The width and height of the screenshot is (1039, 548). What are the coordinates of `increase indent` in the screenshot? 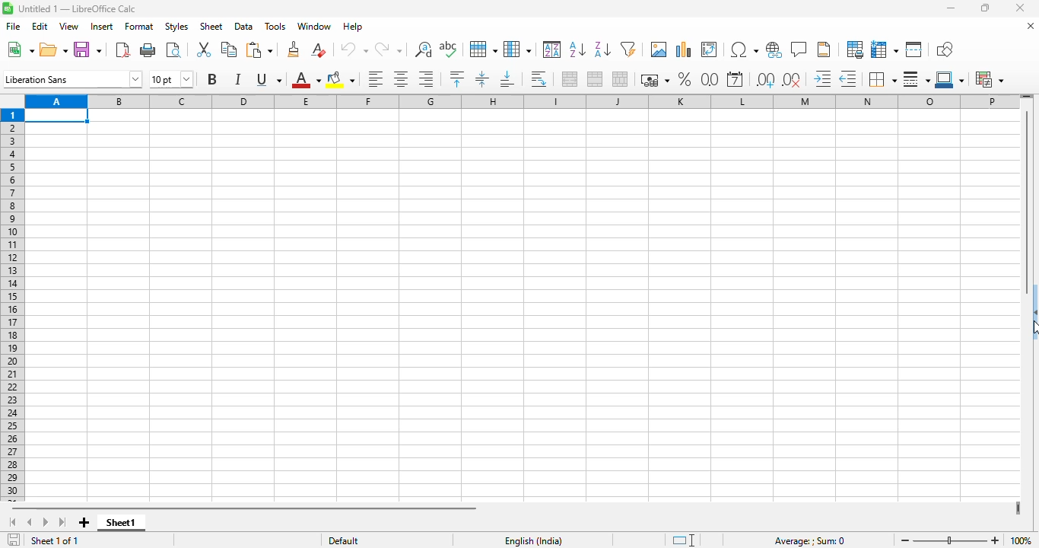 It's located at (821, 78).